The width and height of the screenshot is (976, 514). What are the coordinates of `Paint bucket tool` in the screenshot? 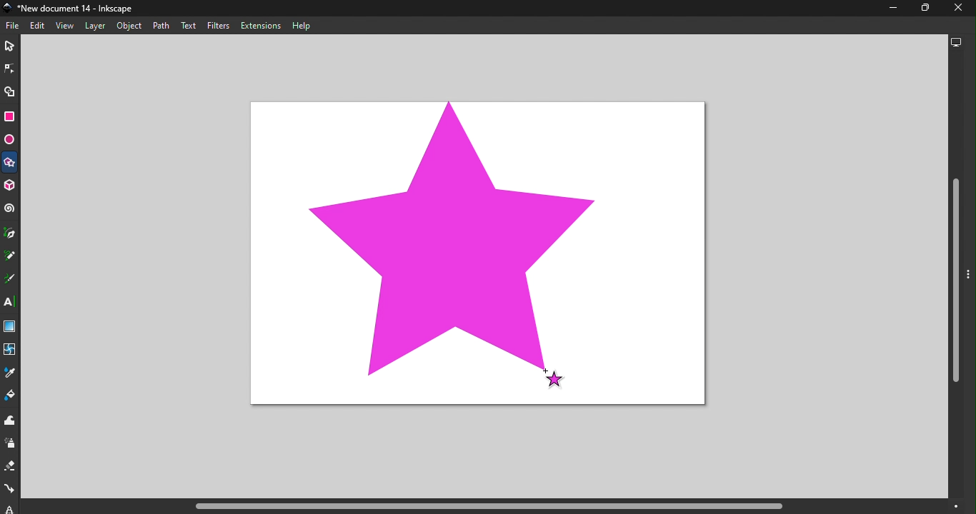 It's located at (11, 398).